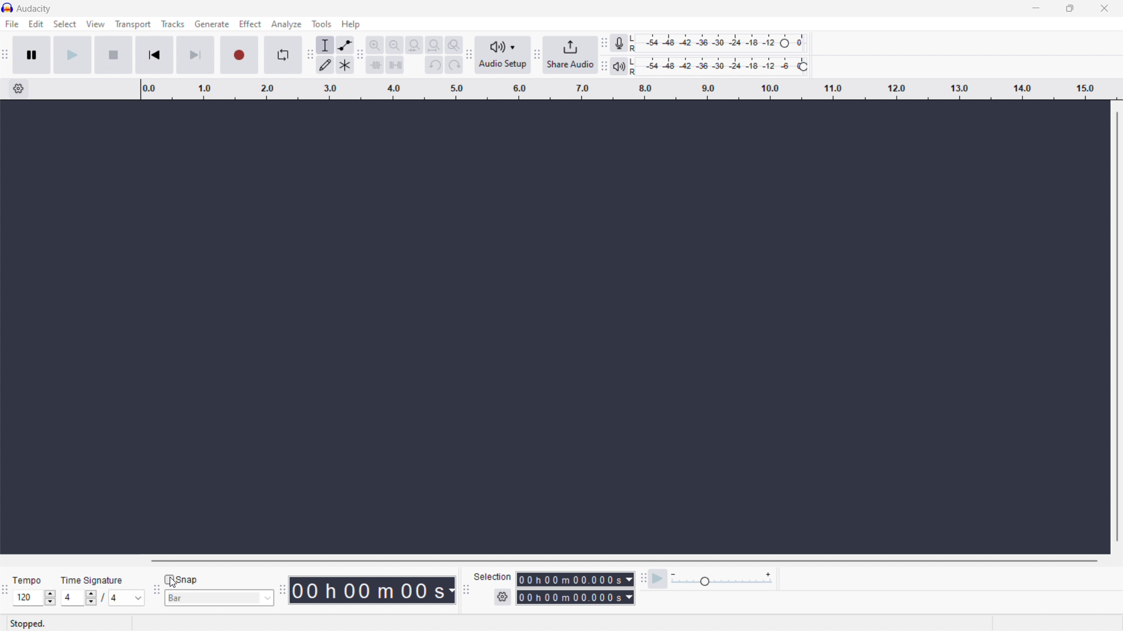  What do you see at coordinates (620, 560) in the screenshot?
I see `horizontal scrollbar` at bounding box center [620, 560].